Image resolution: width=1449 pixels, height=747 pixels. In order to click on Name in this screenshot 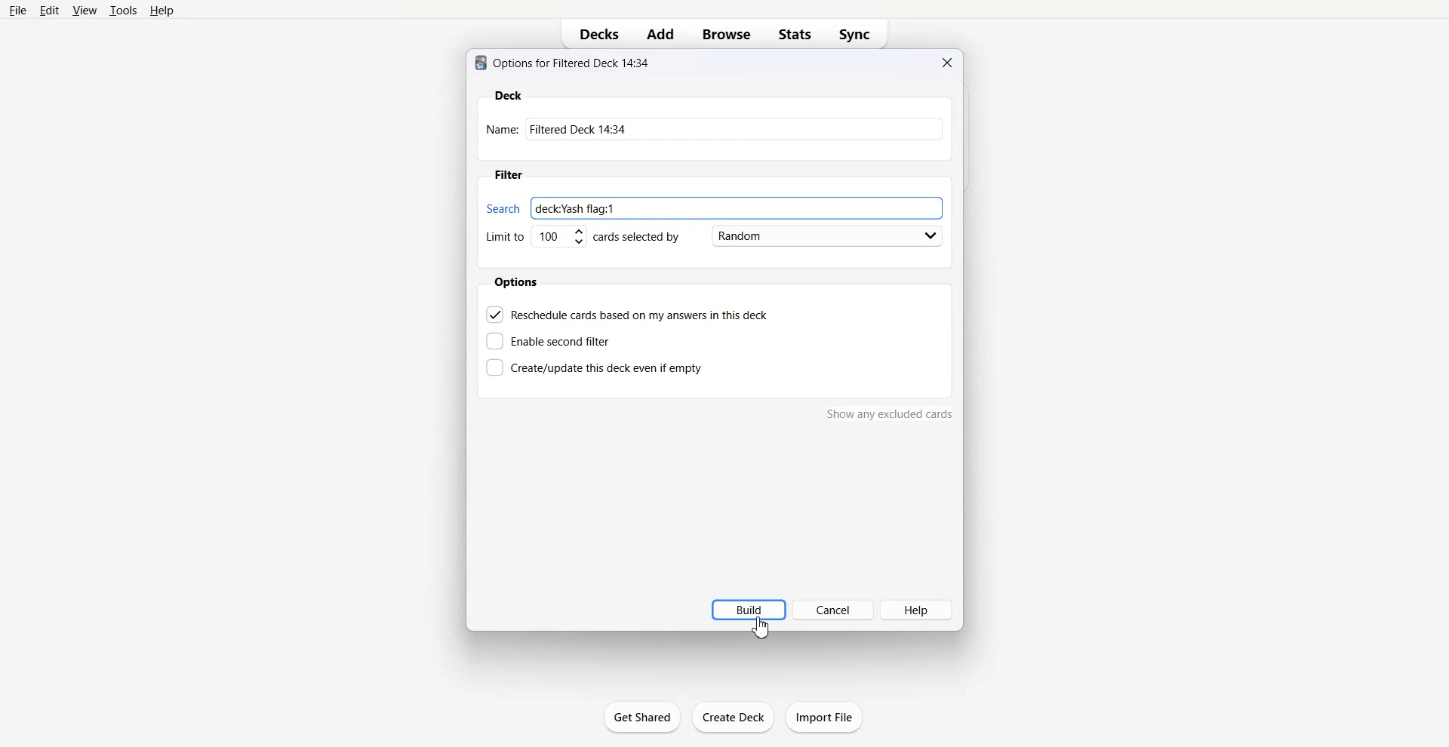, I will do `click(716, 128)`.